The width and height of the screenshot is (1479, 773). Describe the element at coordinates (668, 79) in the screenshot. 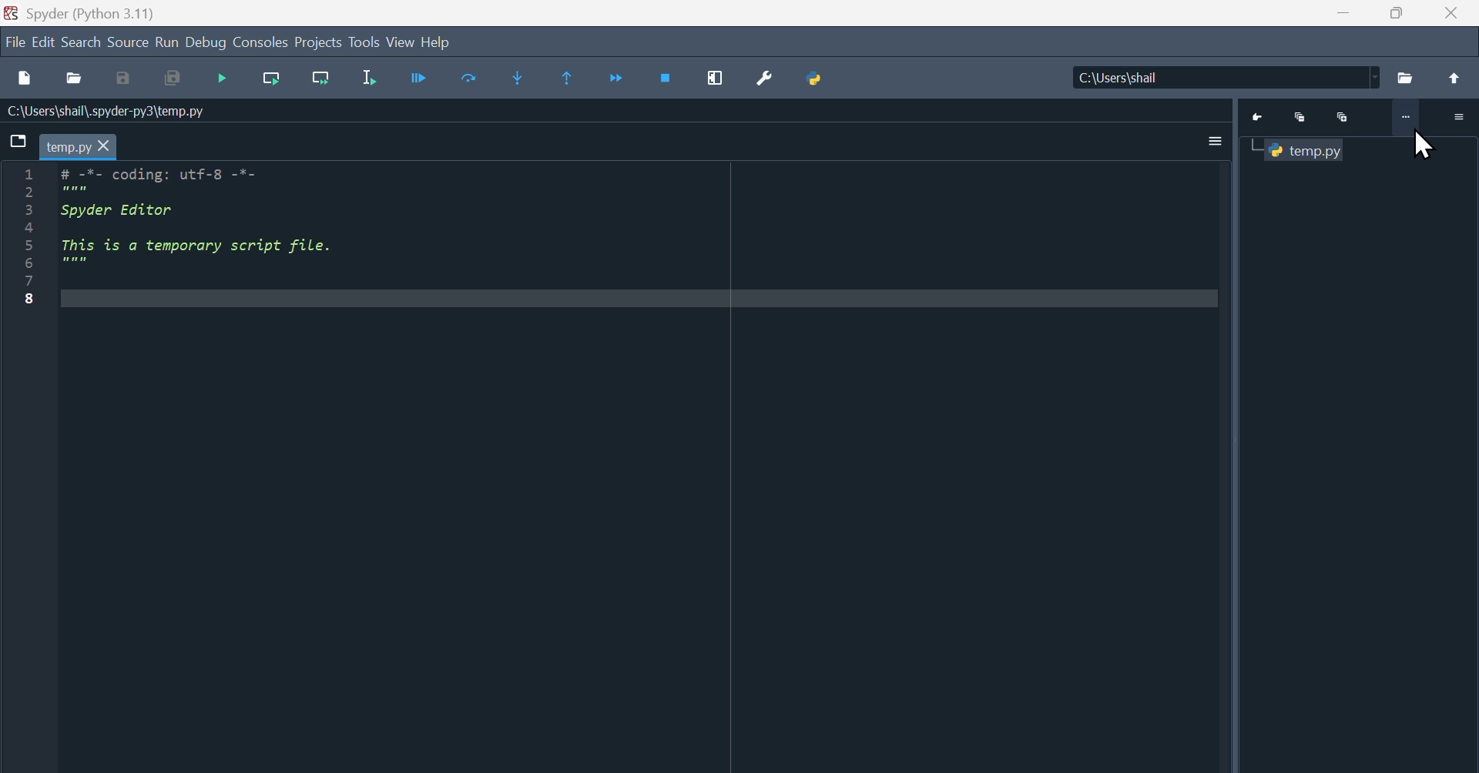

I see `Stop debugging` at that location.